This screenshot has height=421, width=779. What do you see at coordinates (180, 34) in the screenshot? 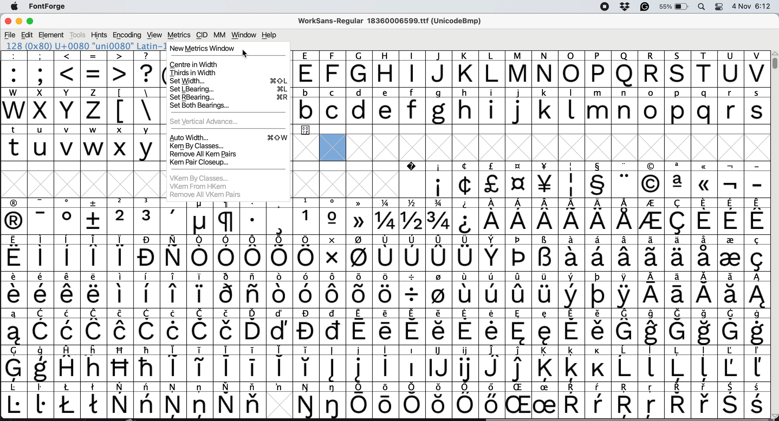
I see `Metrics` at bounding box center [180, 34].